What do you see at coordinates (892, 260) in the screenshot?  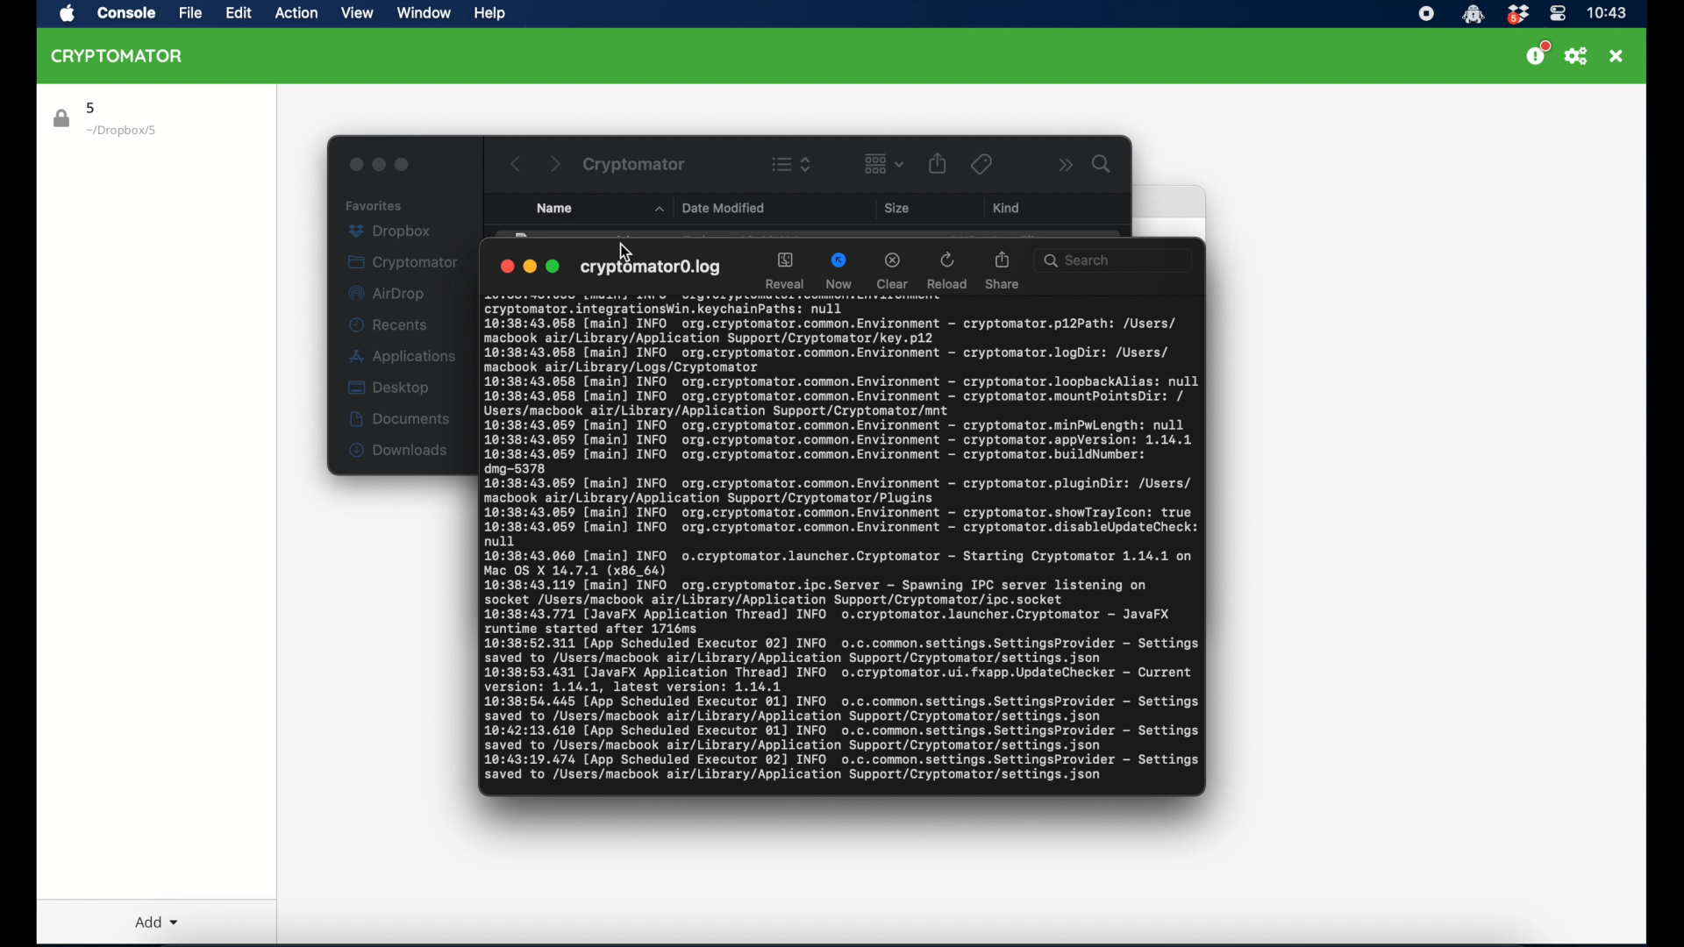 I see `clear` at bounding box center [892, 260].